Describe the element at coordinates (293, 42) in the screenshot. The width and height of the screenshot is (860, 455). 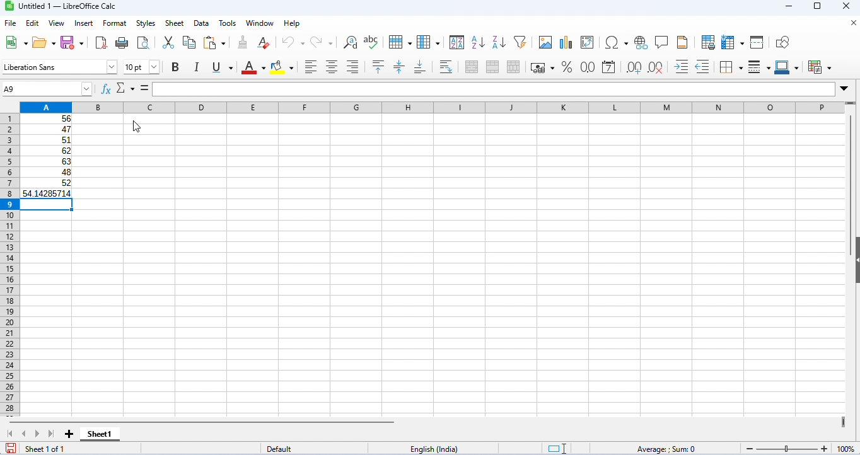
I see `undo` at that location.